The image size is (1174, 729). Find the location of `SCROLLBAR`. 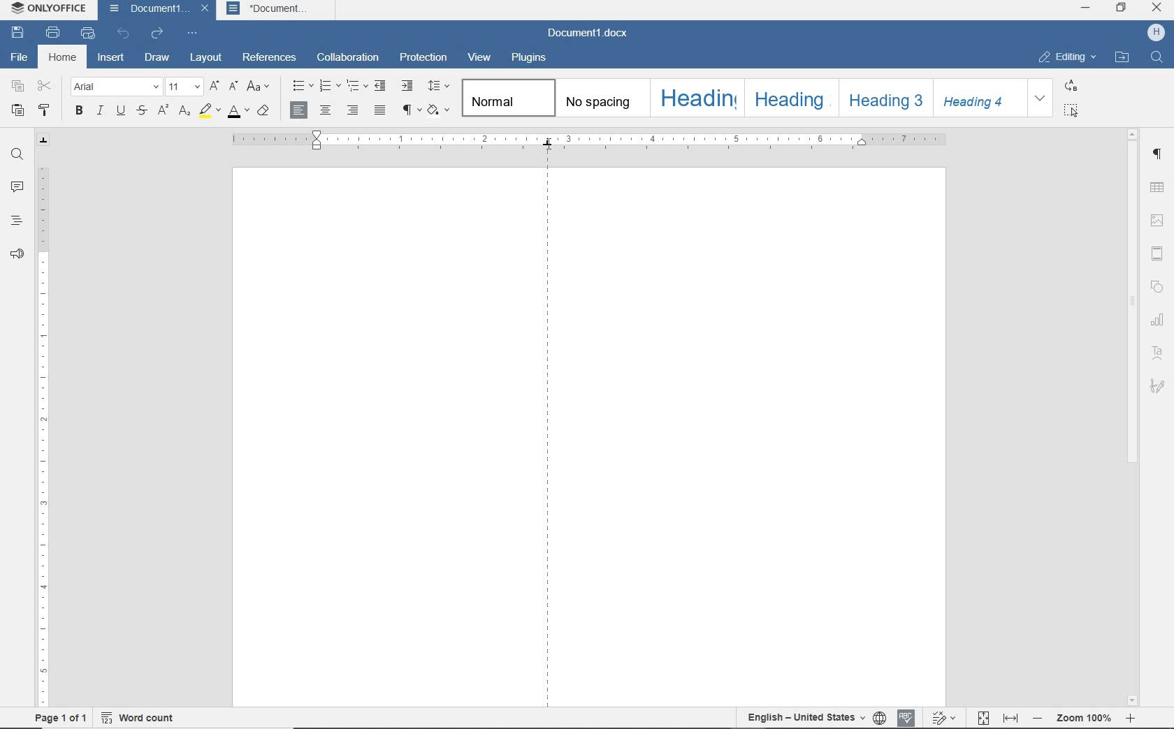

SCROLLBAR is located at coordinates (1133, 419).